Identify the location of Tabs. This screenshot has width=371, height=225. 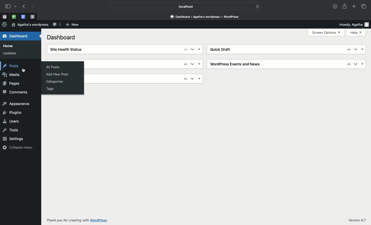
(365, 6).